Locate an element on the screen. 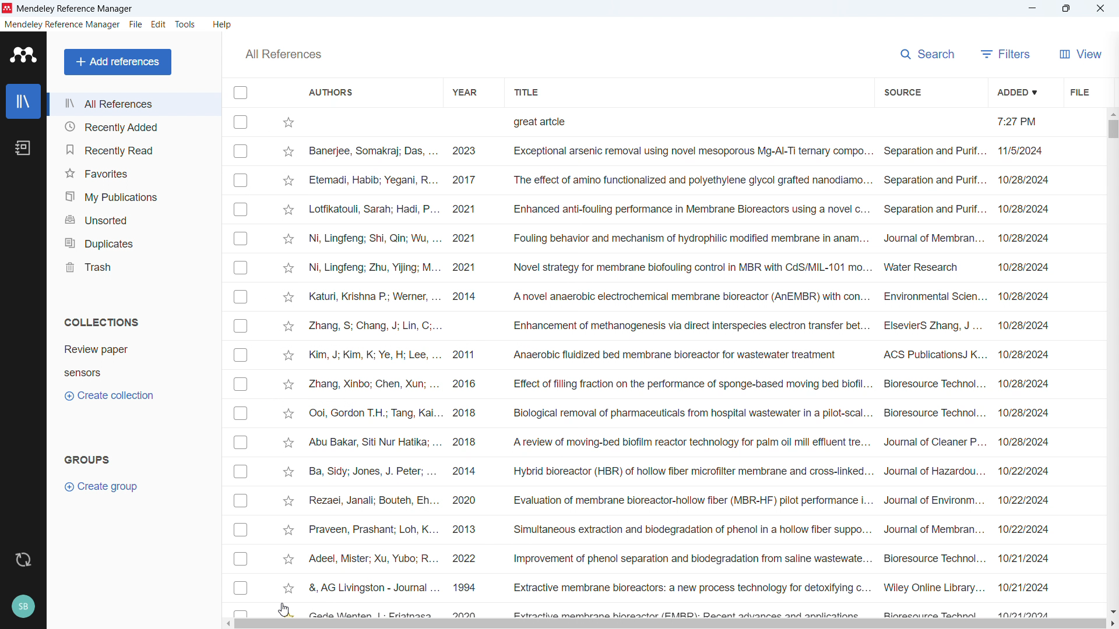   Maximise is located at coordinates (1067, 9).